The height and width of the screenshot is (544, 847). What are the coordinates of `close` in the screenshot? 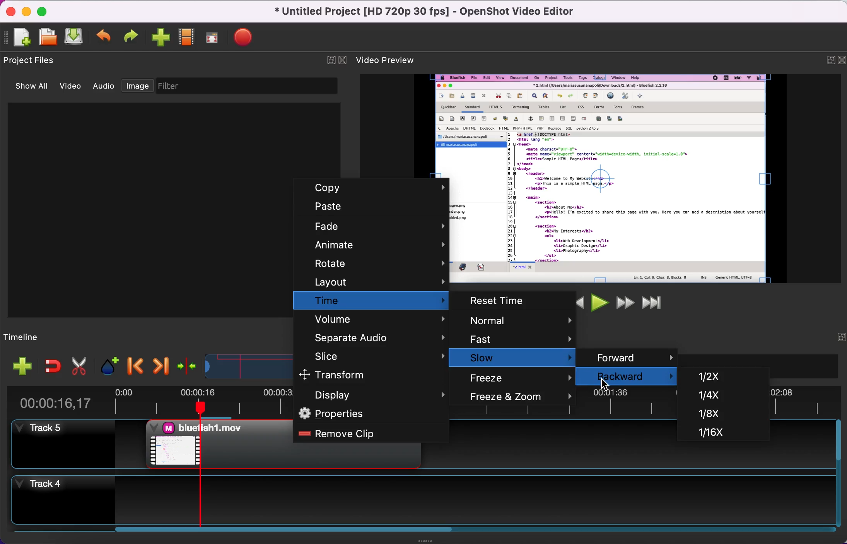 It's located at (13, 13).